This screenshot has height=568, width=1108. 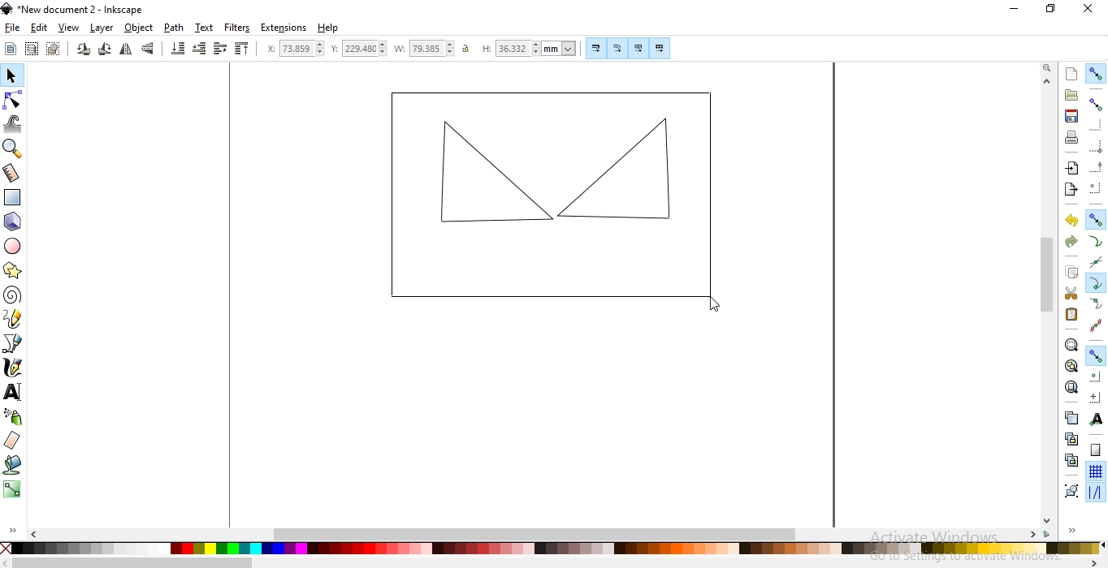 I want to click on scale stroke width by same proportion, so click(x=596, y=48).